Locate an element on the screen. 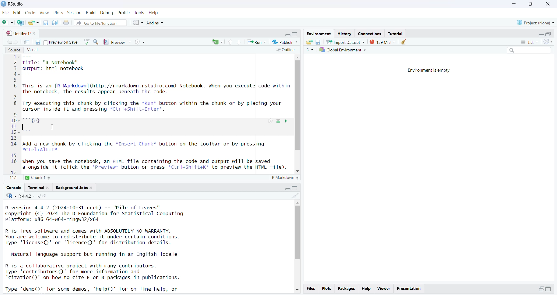 The width and height of the screenshot is (557, 295). R markdown is located at coordinates (286, 178).